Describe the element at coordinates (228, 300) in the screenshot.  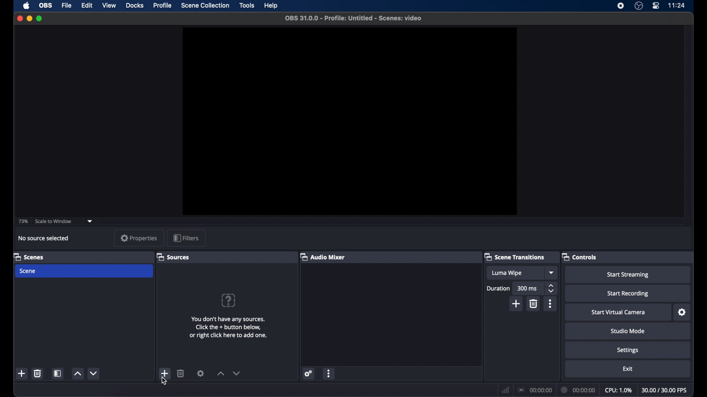
I see `help` at that location.